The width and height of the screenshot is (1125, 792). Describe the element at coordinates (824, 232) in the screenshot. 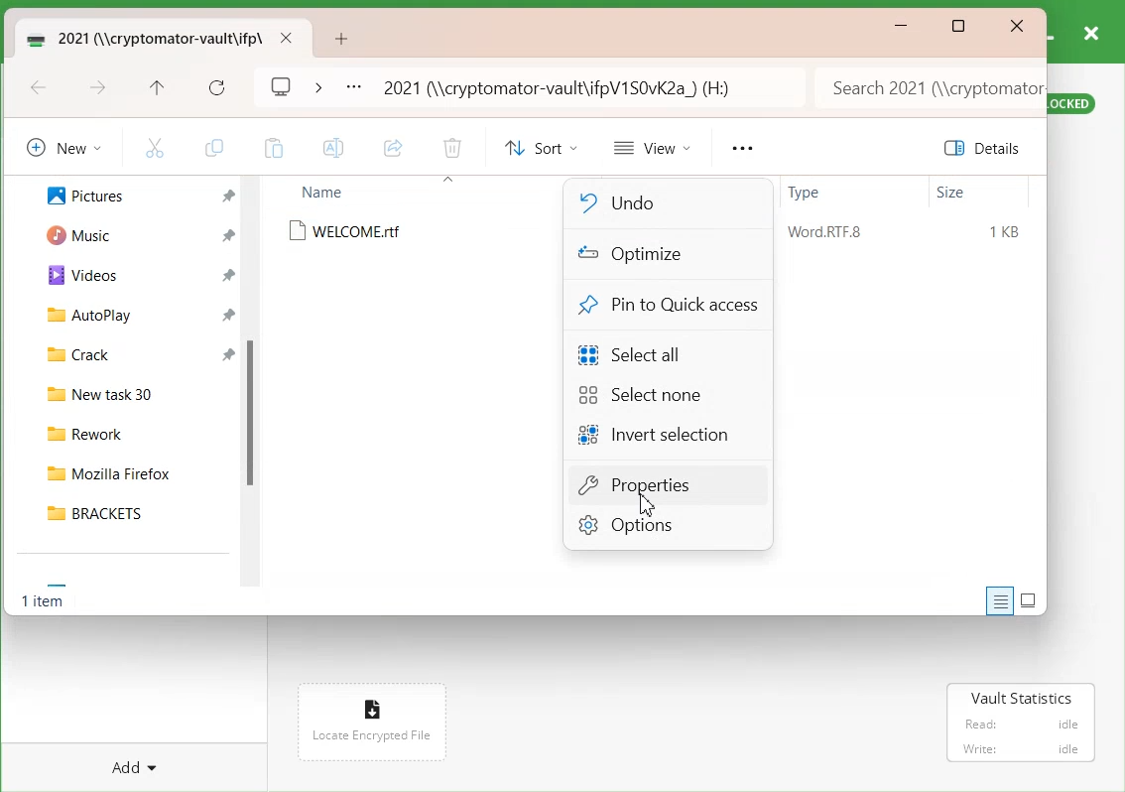

I see `Word RTF 8` at that location.